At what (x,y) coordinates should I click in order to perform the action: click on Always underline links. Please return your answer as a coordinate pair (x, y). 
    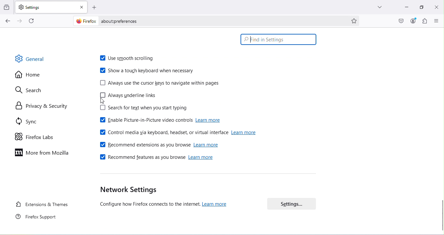
    Looking at the image, I should click on (125, 96).